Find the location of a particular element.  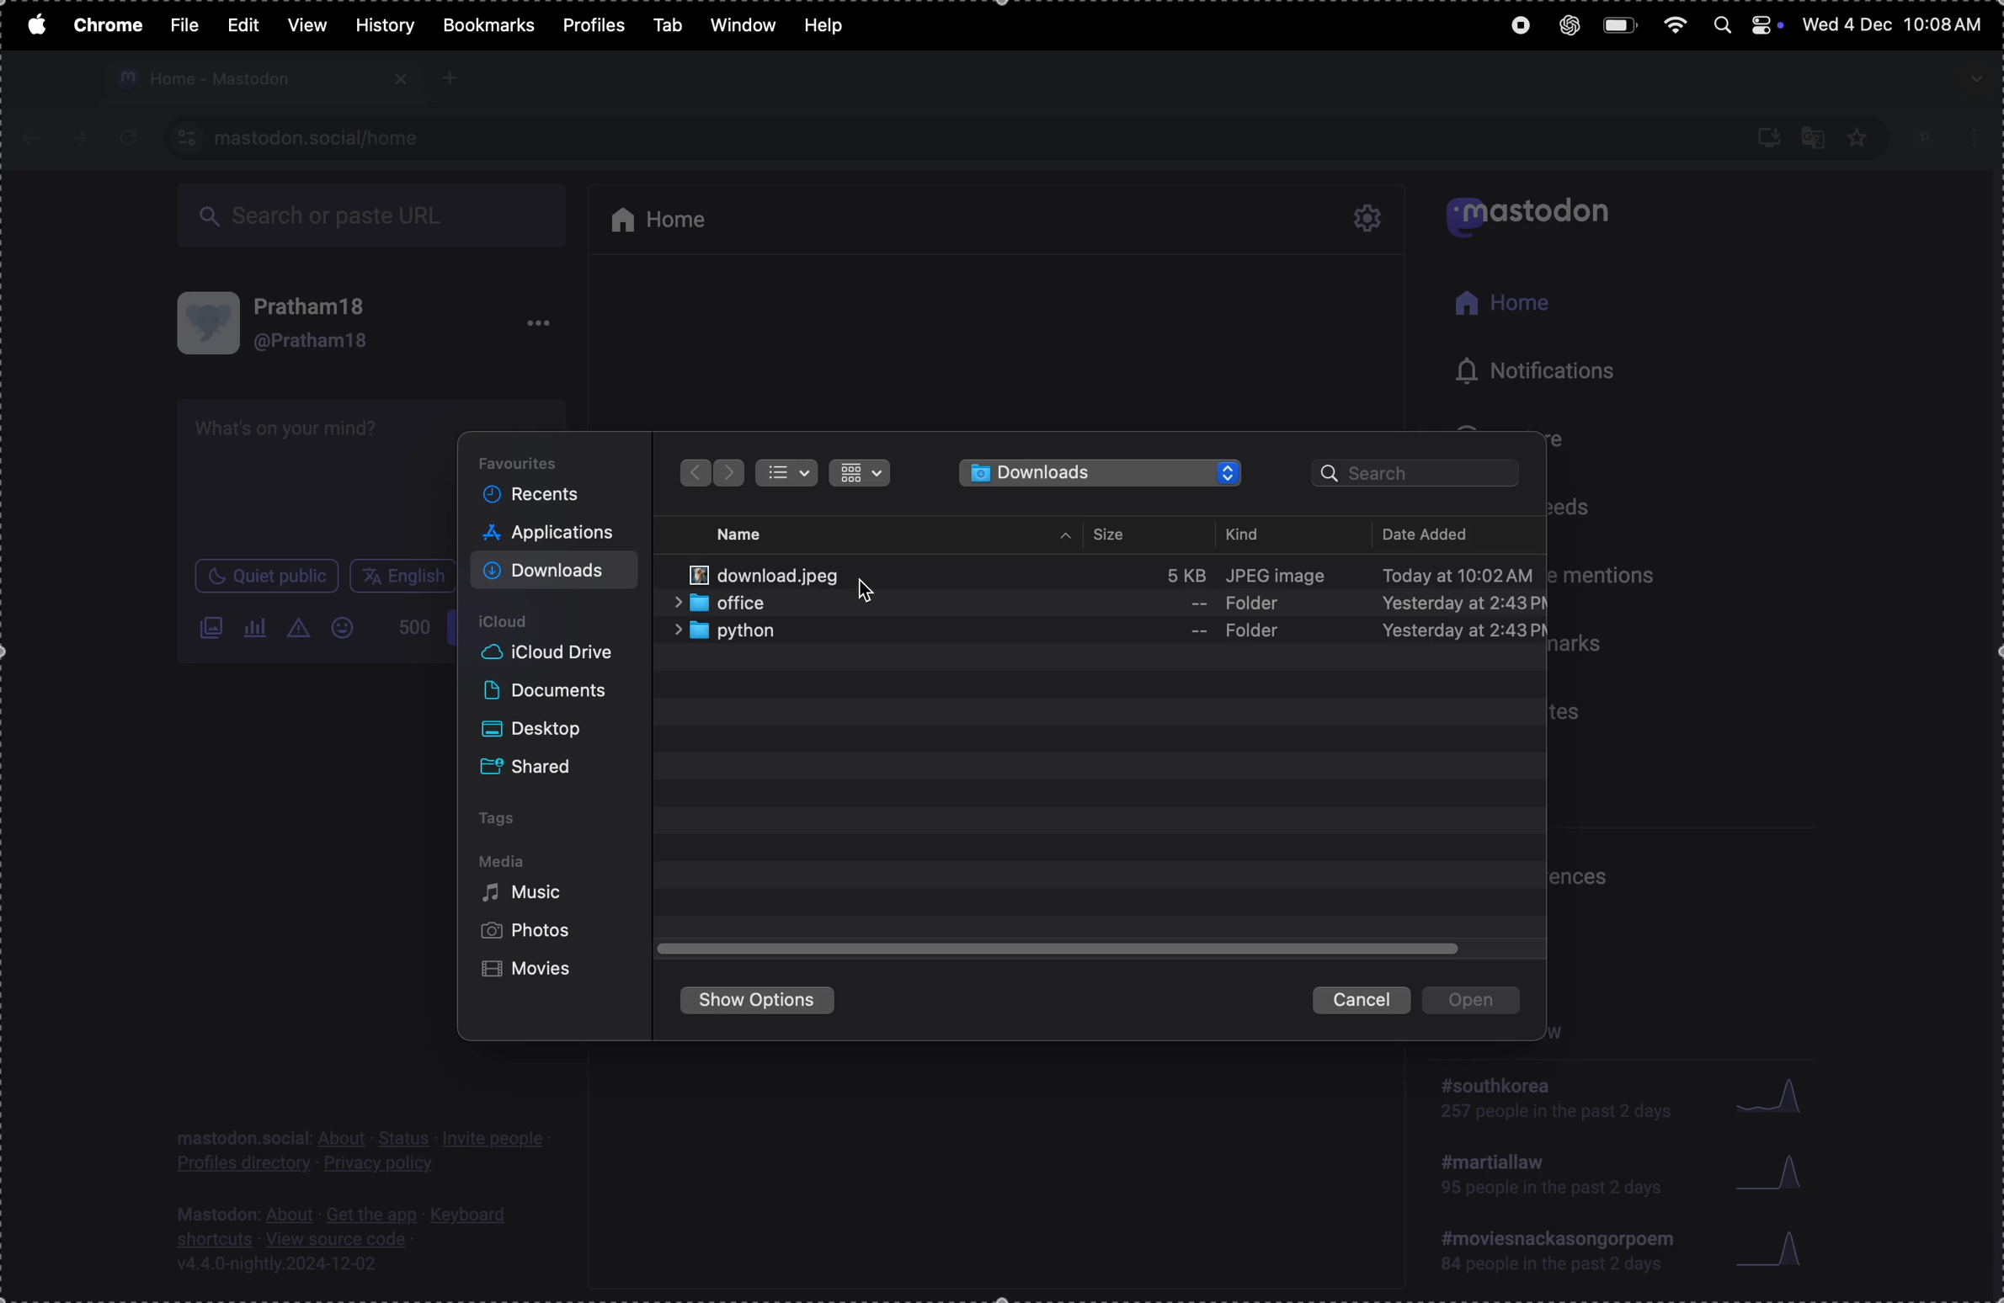

searchbar is located at coordinates (1422, 476).